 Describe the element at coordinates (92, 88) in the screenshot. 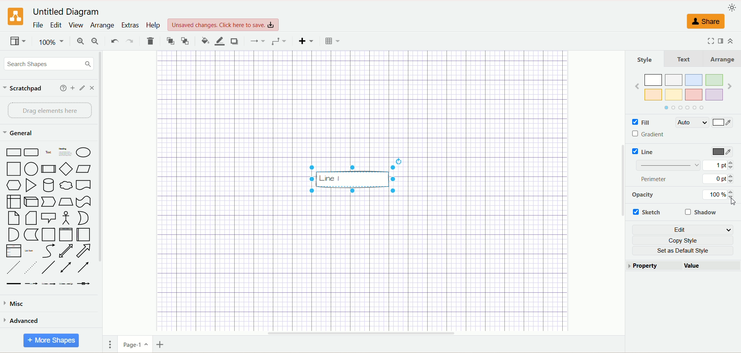

I see `close` at that location.